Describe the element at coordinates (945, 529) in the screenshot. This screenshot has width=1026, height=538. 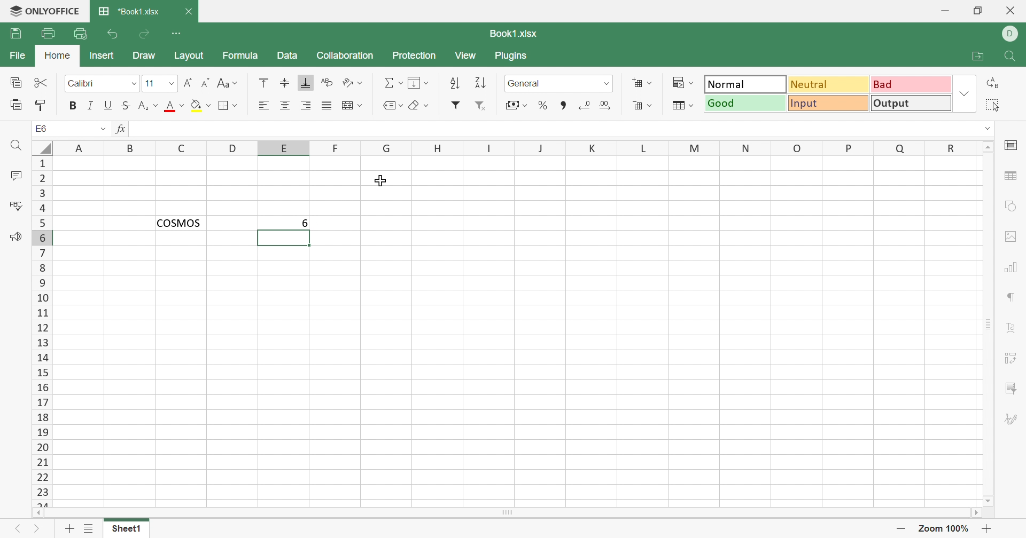
I see `Zoom 100%` at that location.